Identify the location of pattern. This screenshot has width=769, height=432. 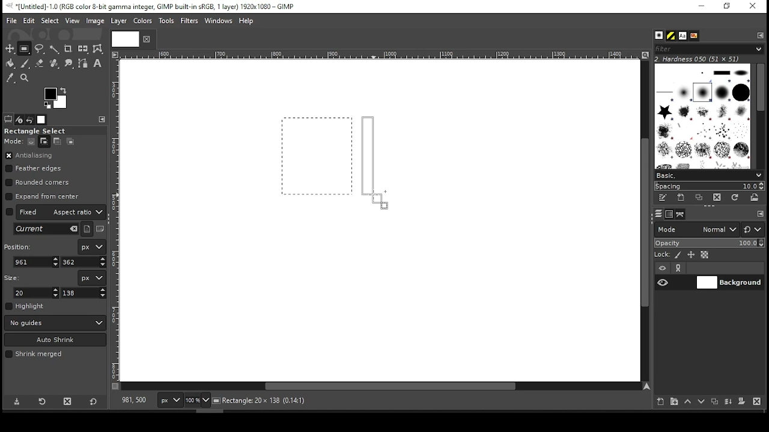
(671, 36).